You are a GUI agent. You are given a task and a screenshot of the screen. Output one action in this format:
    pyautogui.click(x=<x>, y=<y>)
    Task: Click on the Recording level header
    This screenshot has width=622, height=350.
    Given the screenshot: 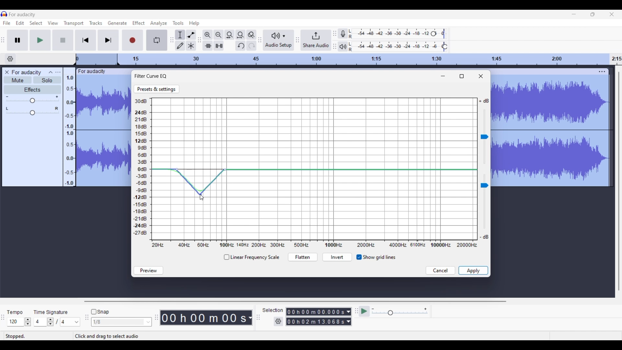 What is the action you would take?
    pyautogui.click(x=433, y=34)
    